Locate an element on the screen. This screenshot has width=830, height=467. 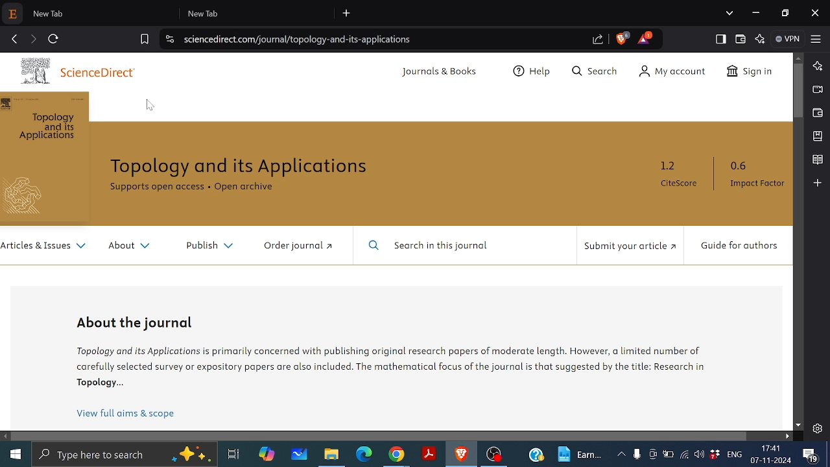
Vertical scroll bar is located at coordinates (798, 91).